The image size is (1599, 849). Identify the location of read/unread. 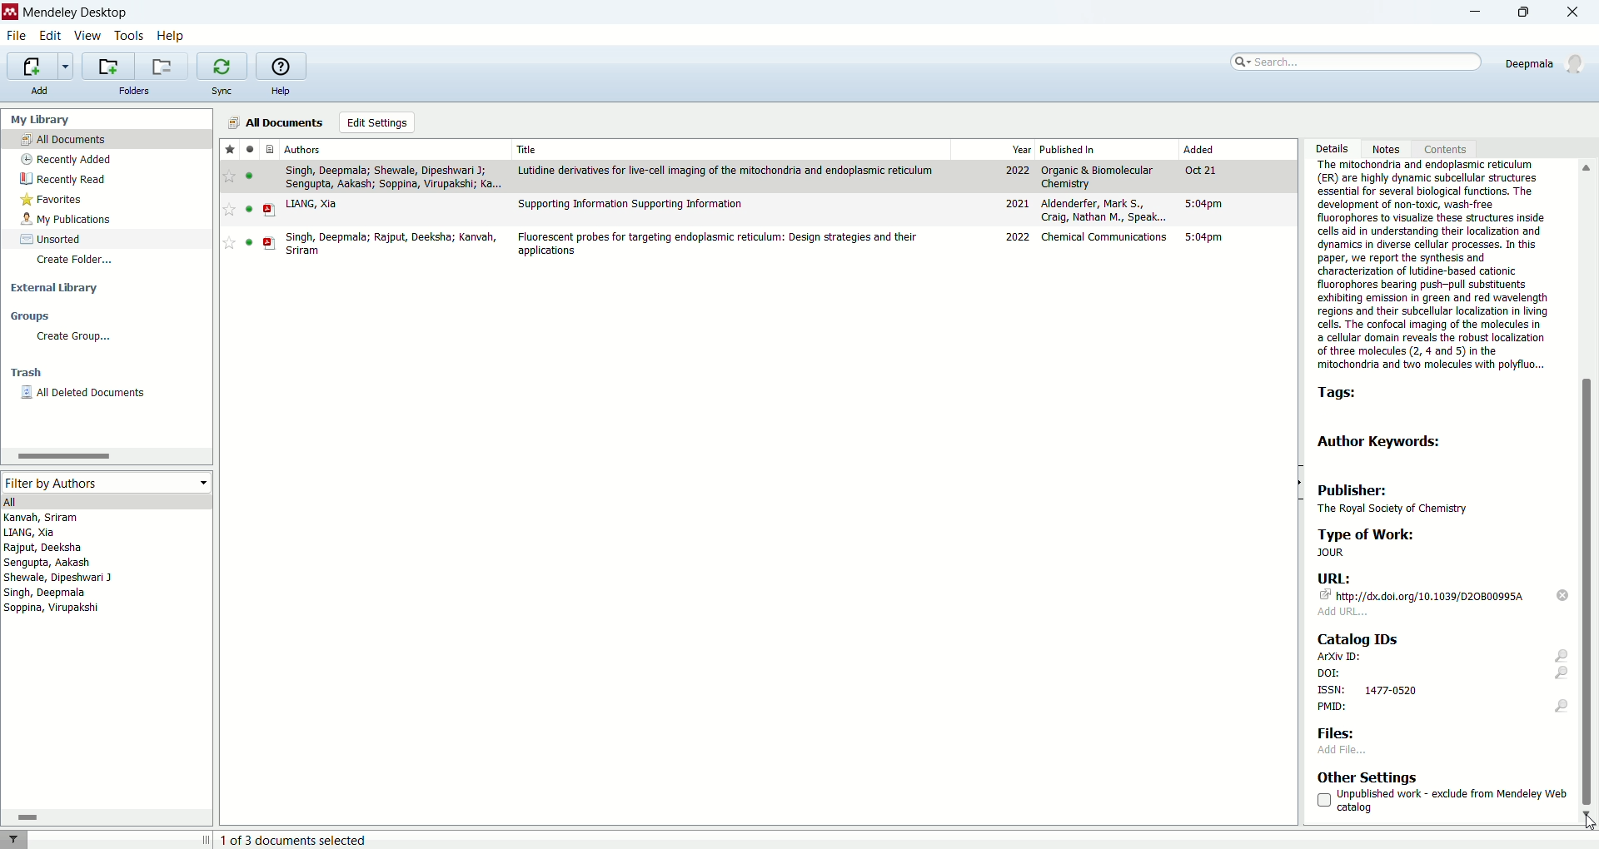
(249, 148).